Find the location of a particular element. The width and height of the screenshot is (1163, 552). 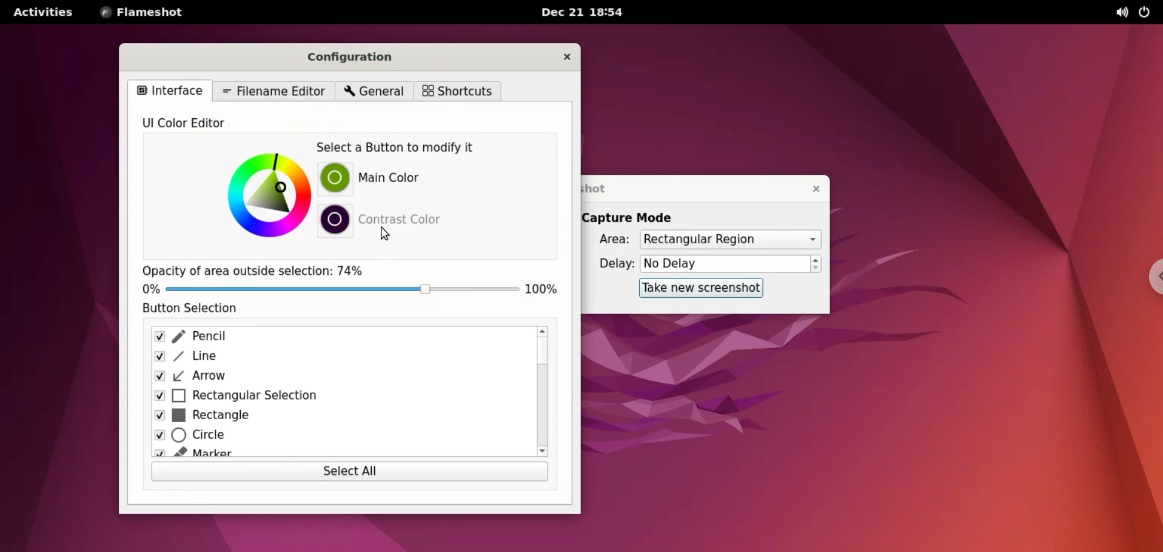

select all is located at coordinates (350, 474).